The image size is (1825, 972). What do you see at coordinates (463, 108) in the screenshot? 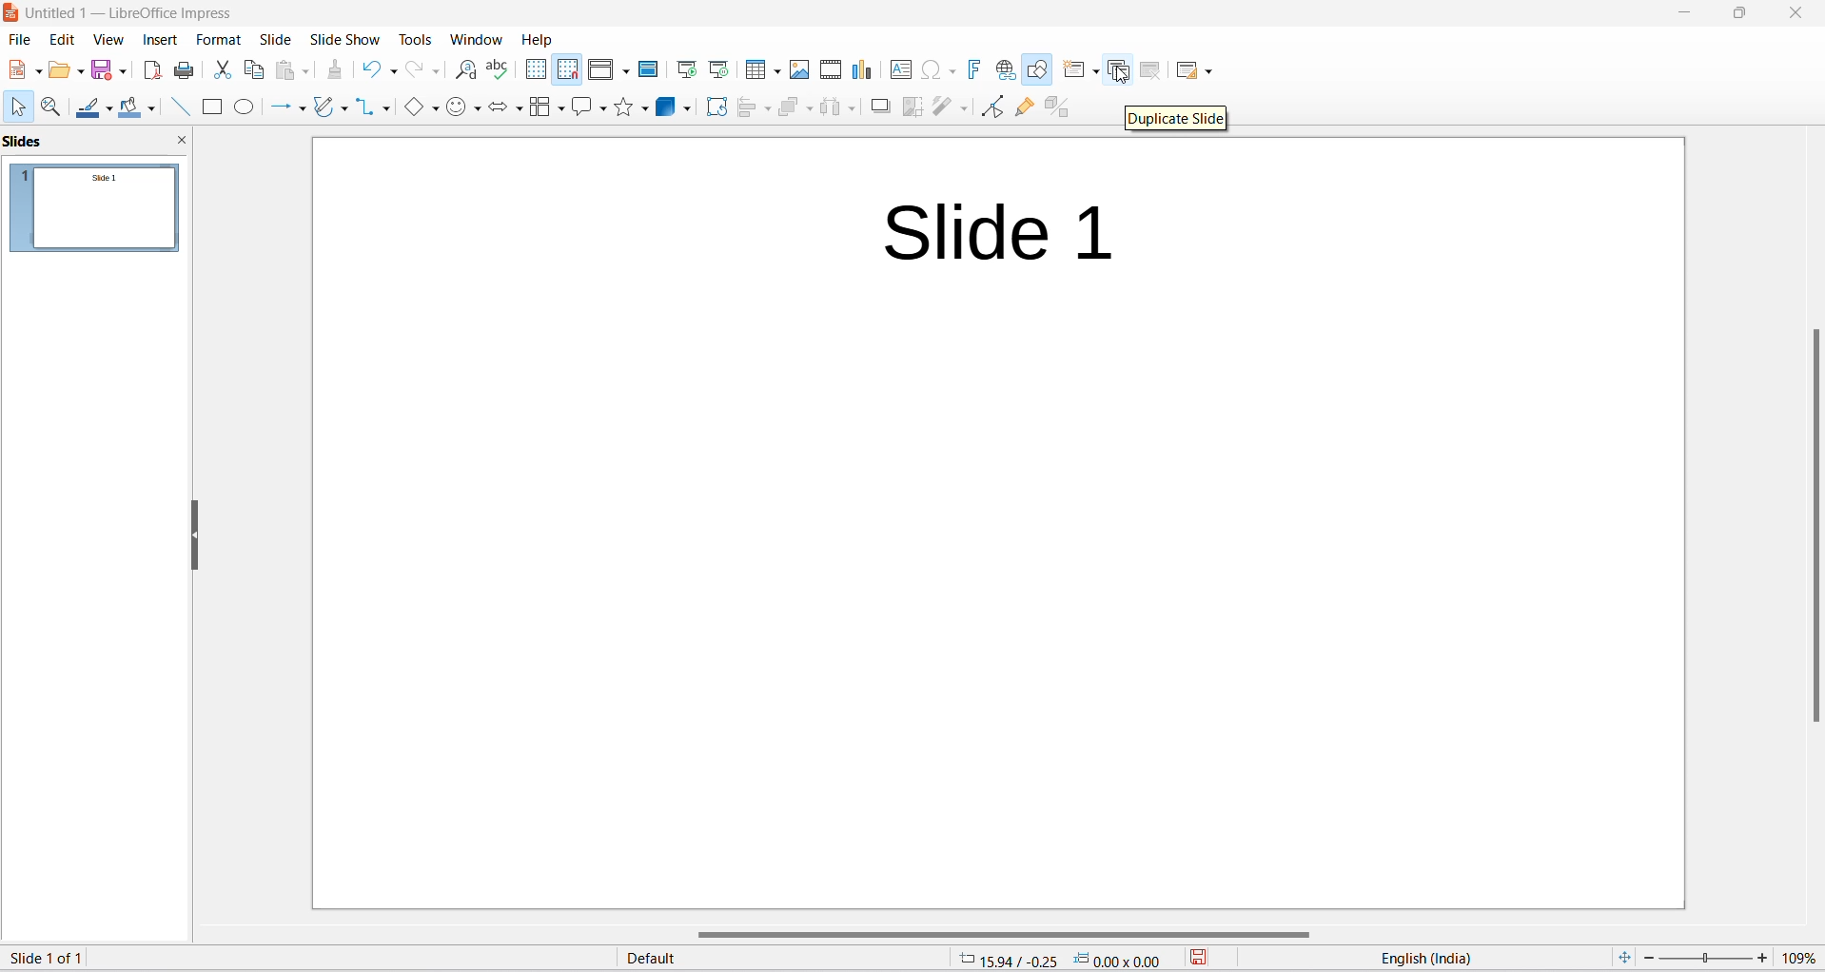
I see `Symbol shapes` at bounding box center [463, 108].